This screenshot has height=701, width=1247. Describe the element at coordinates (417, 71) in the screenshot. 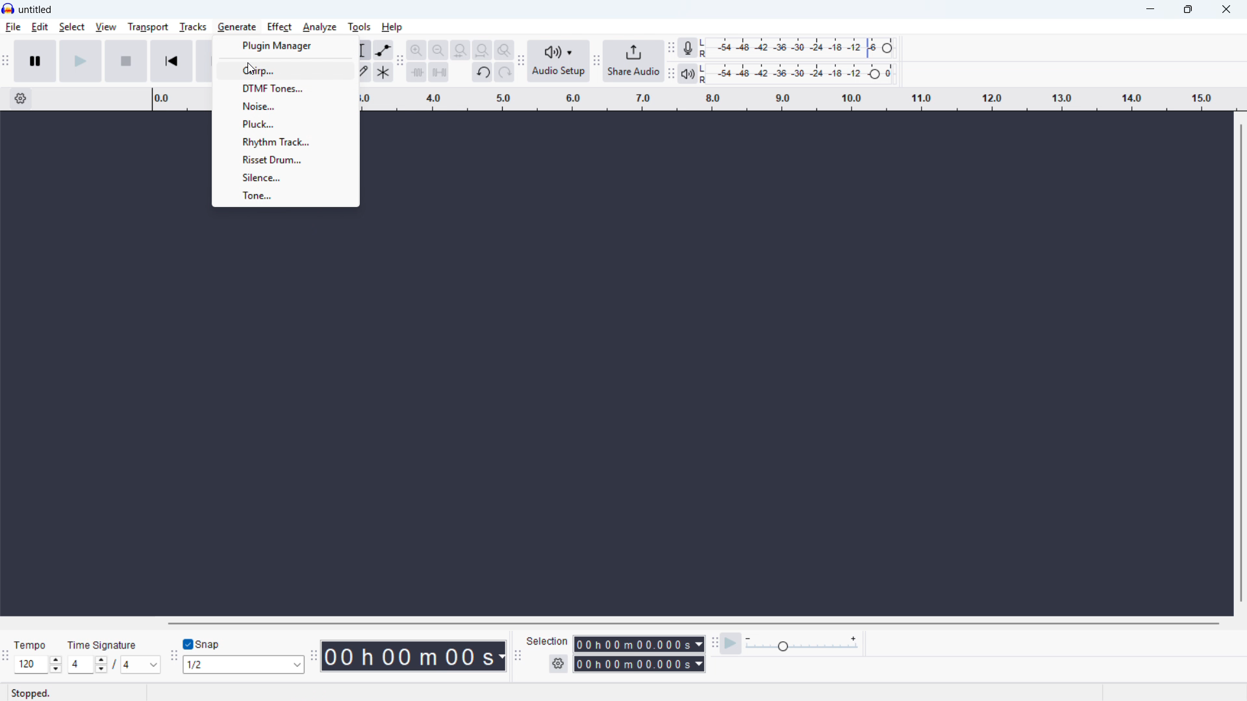

I see `Trim audio outside selection ` at that location.